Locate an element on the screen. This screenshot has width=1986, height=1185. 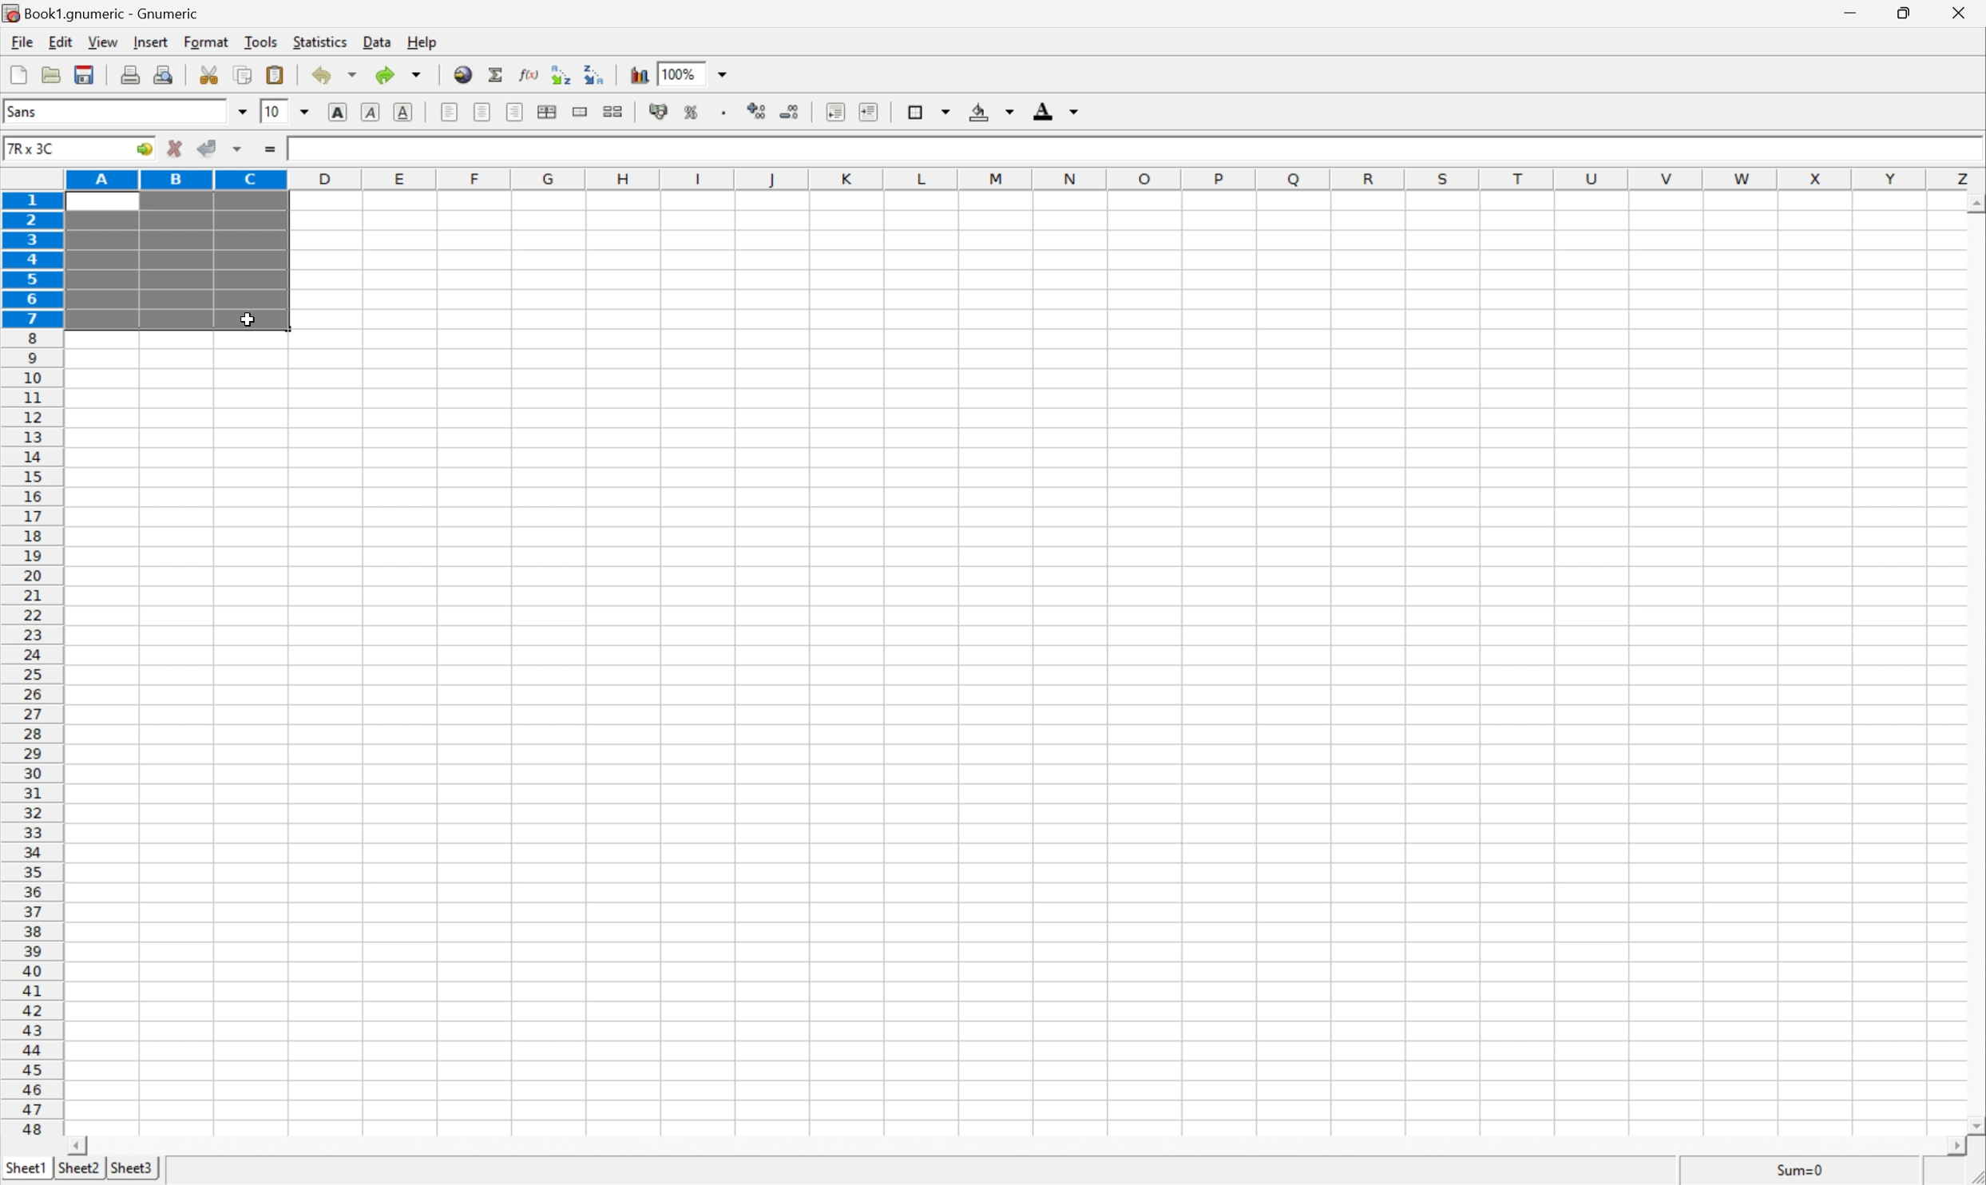
cancel change is located at coordinates (175, 150).